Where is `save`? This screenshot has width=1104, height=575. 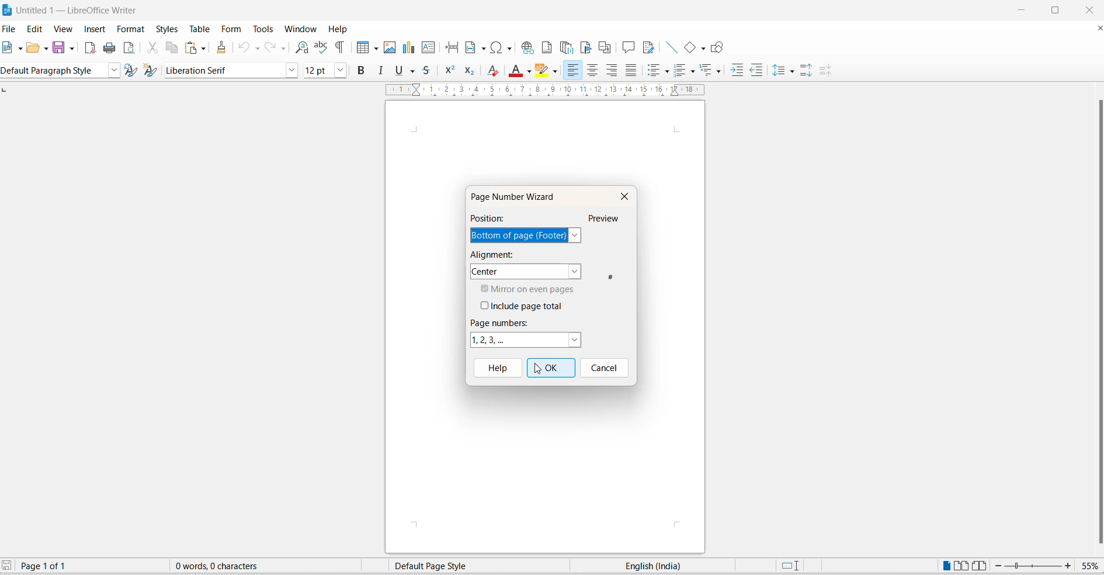 save is located at coordinates (59, 48).